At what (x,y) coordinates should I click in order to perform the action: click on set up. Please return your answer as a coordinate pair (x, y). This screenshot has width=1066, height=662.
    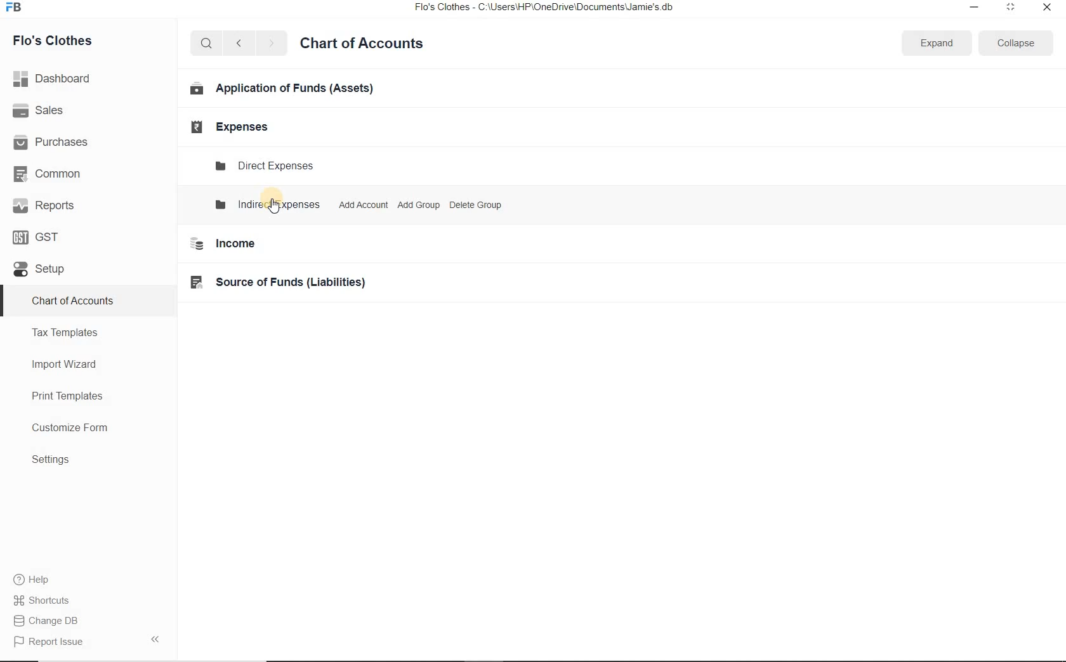
    Looking at the image, I should click on (39, 270).